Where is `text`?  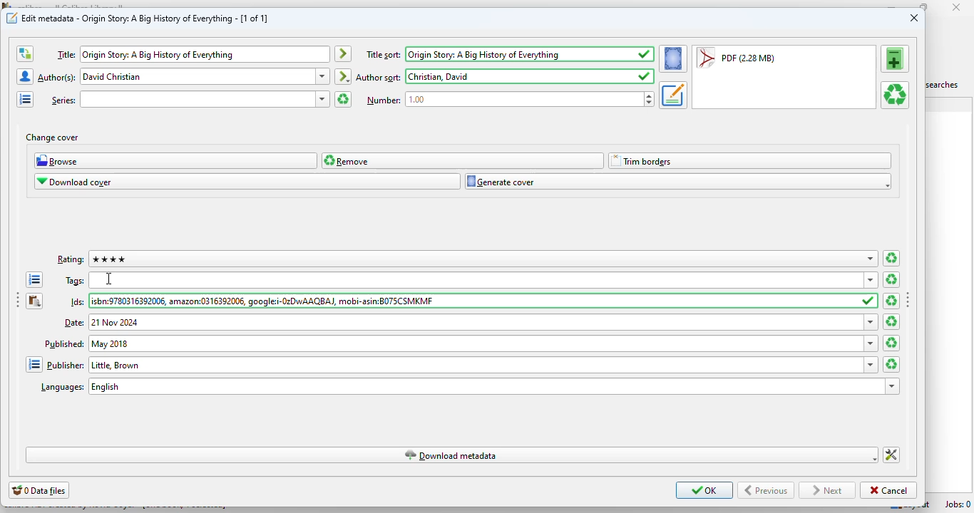 text is located at coordinates (379, 78).